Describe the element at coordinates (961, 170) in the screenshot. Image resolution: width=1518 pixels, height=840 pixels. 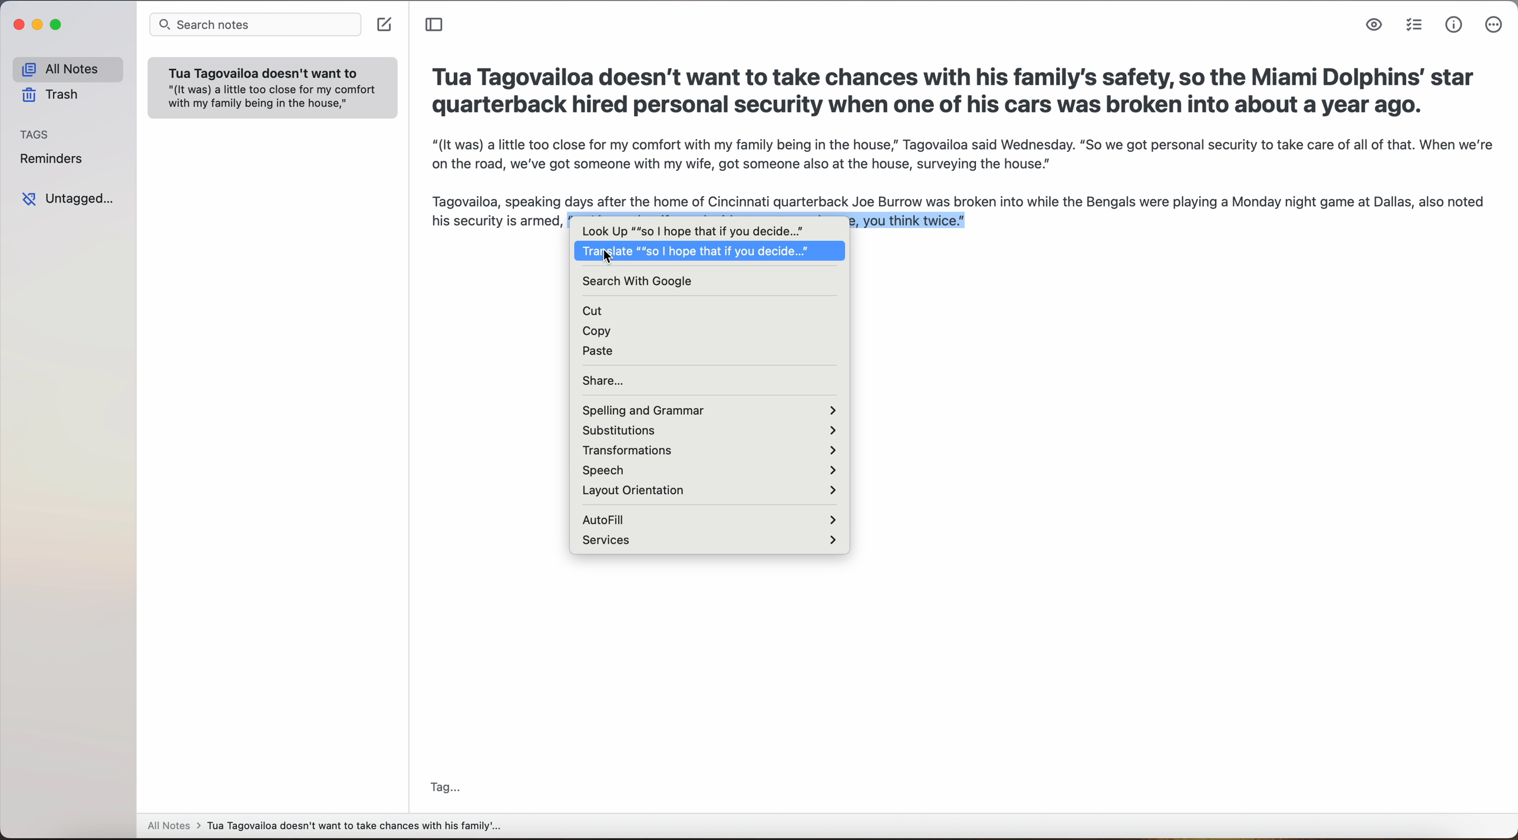
I see `"(It was) a little too close for my comfort with my family being in the house,” Tagovailoa said Wednesday. “So we got personal security to take care of all of that. When we’re on the road, we’ve got someone with my wife, got someone also at the house, surveying the house.”` at that location.